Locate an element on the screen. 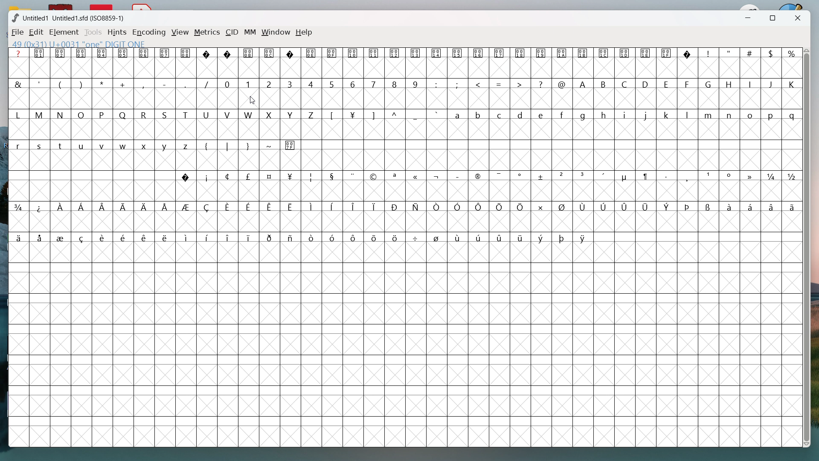 This screenshot has height=461, width=819. symbol is located at coordinates (669, 207).